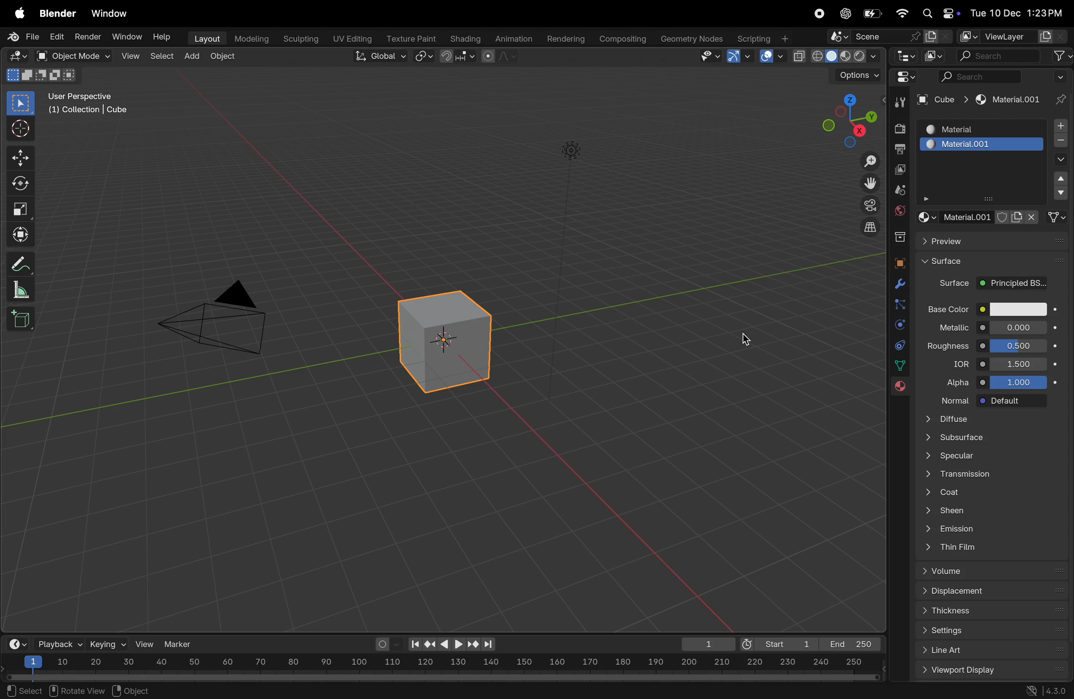 The image size is (1074, 699). I want to click on 3D cube , so click(441, 341).